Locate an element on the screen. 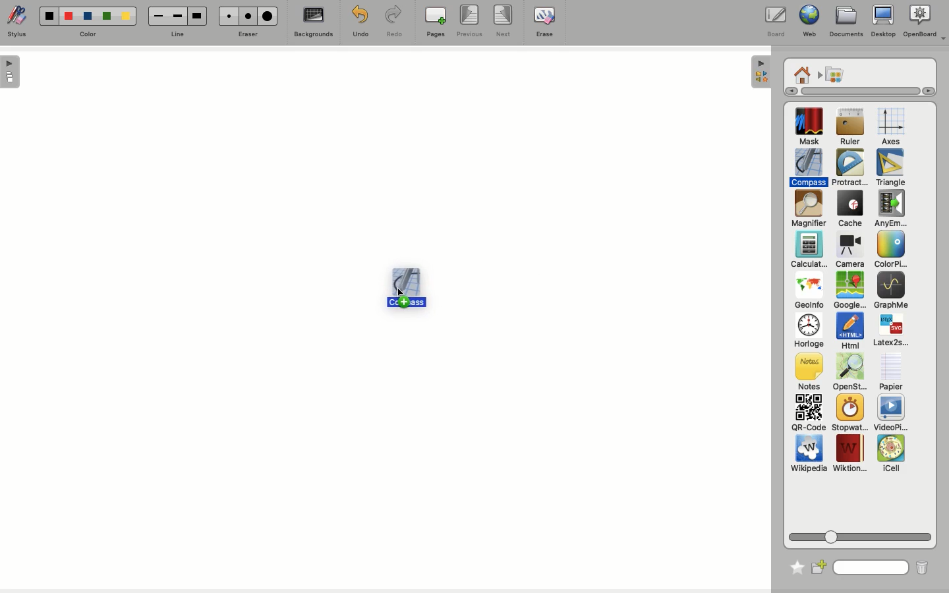  GeoInfo is located at coordinates (809, 294).